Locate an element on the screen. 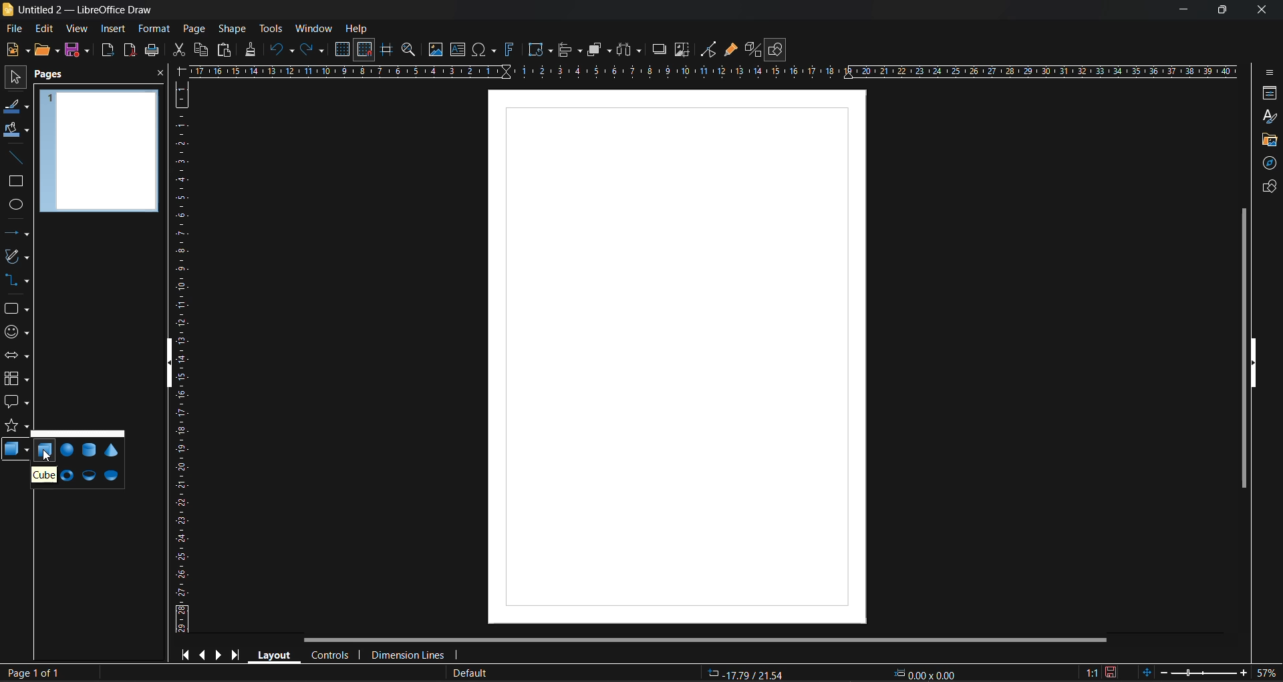  redo is located at coordinates (311, 51).